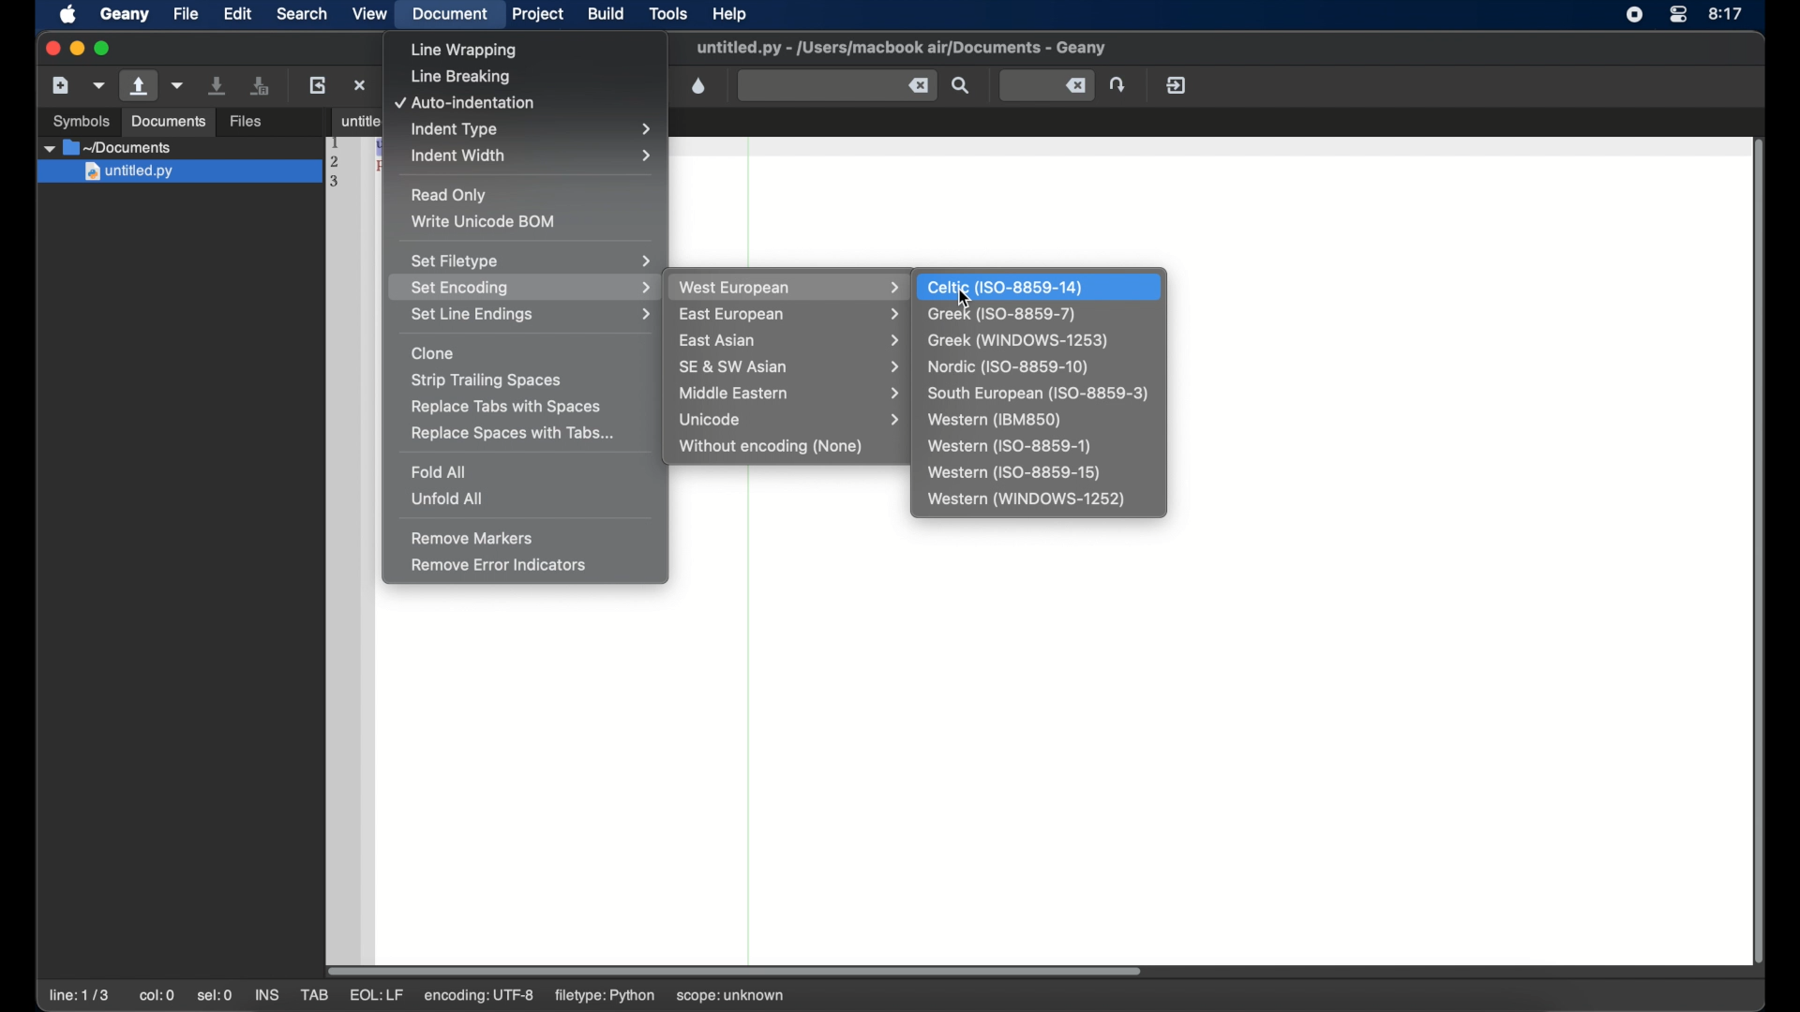 Image resolution: width=1800 pixels, height=1012 pixels. What do you see at coordinates (169, 122) in the screenshot?
I see `documents` at bounding box center [169, 122].